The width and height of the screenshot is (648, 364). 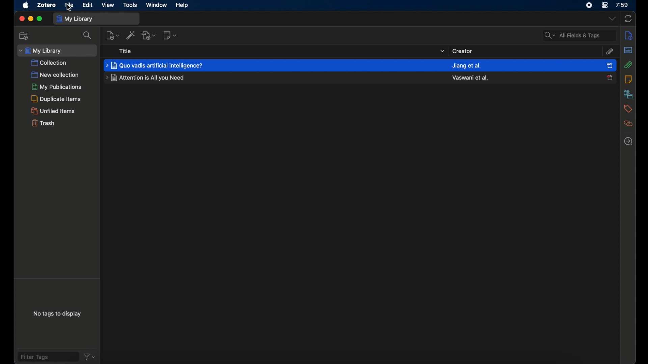 I want to click on collection, so click(x=49, y=63).